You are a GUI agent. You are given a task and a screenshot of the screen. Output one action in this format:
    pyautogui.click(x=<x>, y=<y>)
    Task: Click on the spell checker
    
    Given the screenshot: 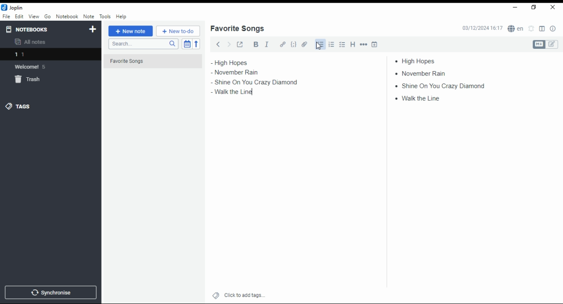 What is the action you would take?
    pyautogui.click(x=516, y=28)
    